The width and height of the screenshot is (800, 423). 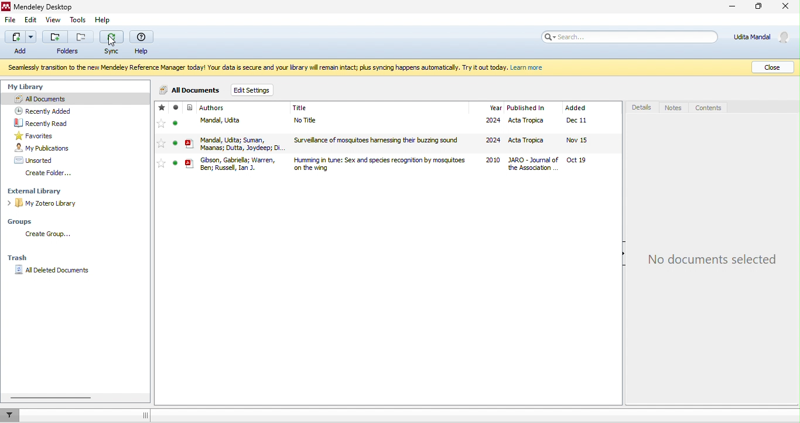 What do you see at coordinates (22, 43) in the screenshot?
I see `add` at bounding box center [22, 43].